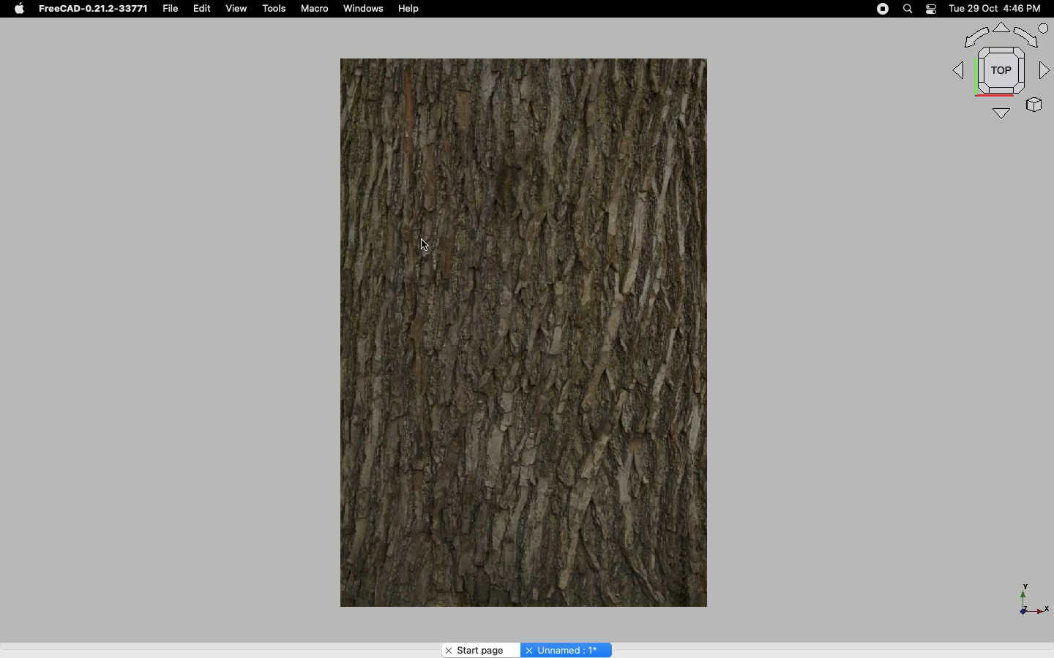  Describe the element at coordinates (410, 9) in the screenshot. I see `Help` at that location.